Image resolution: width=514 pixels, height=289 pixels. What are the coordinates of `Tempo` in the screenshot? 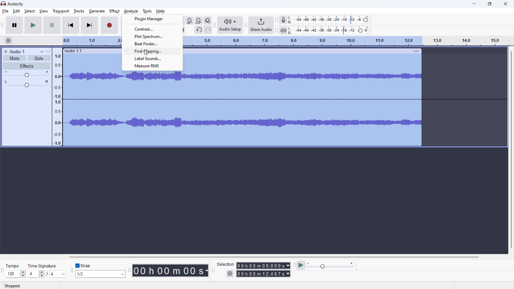 It's located at (16, 264).